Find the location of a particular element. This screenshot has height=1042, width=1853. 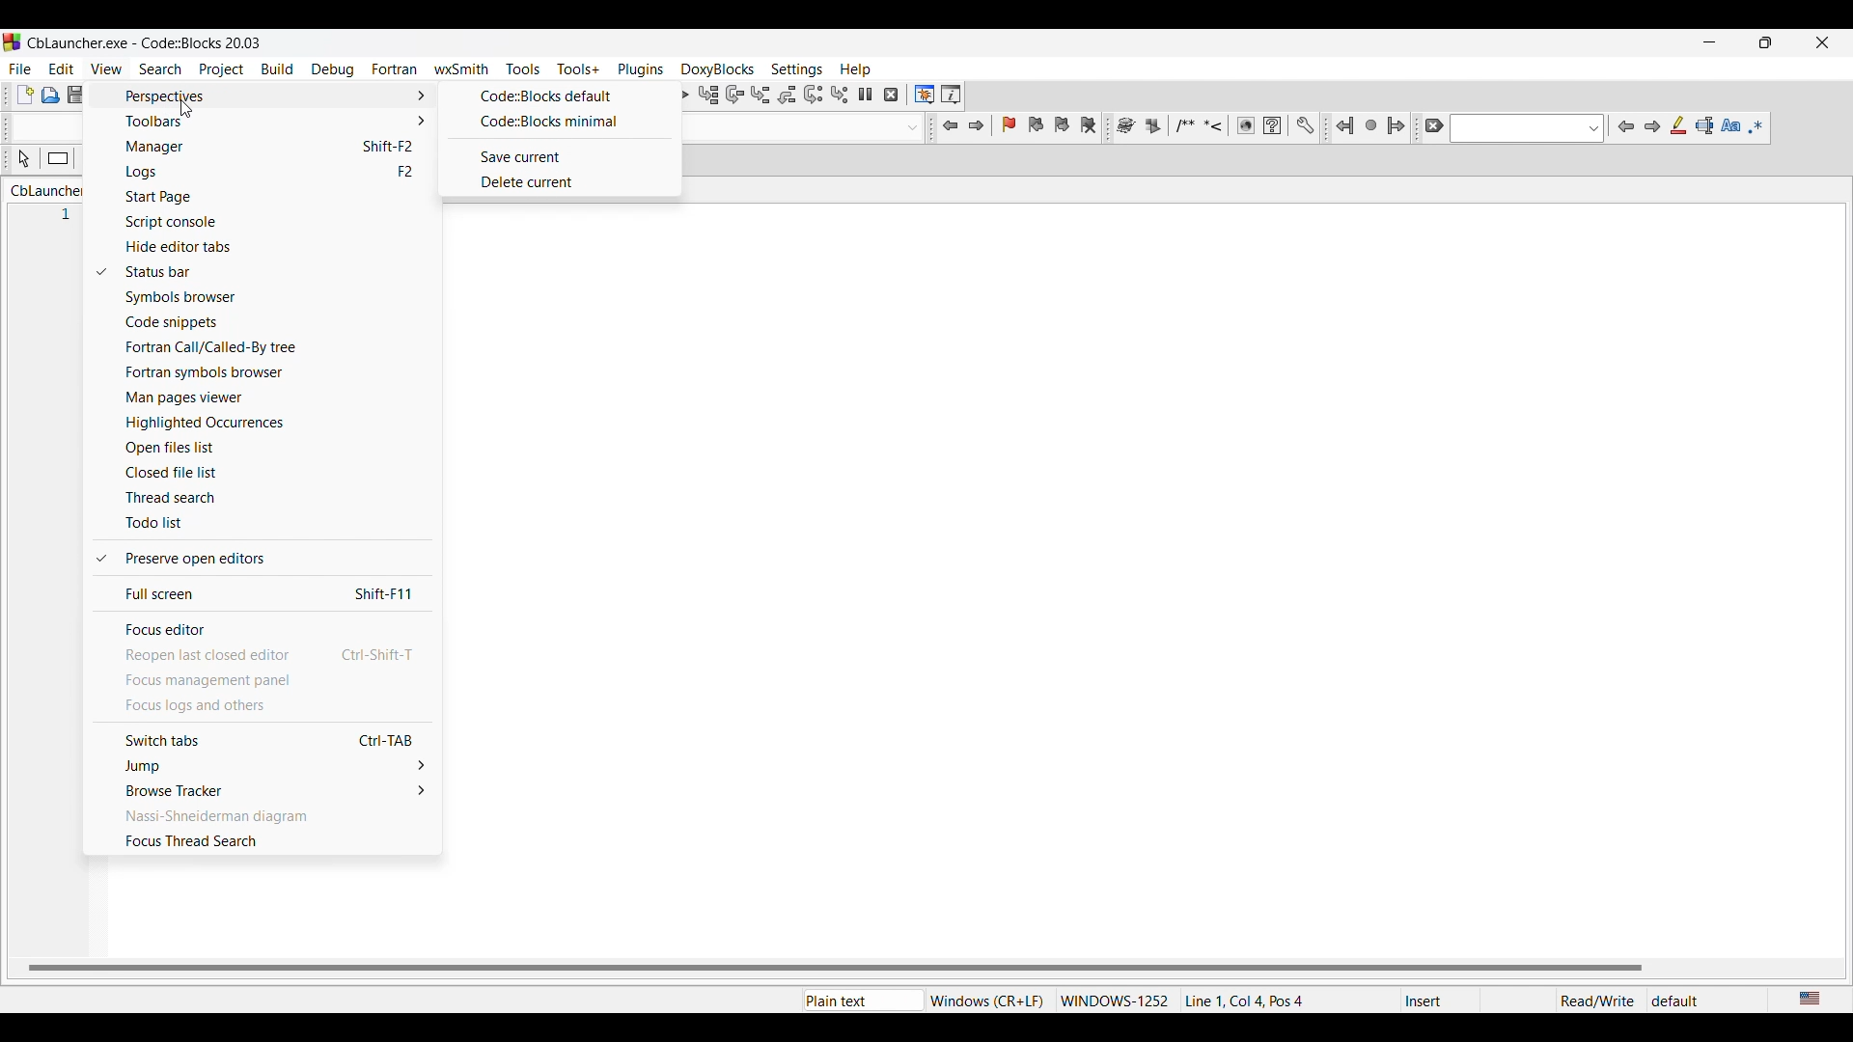

Hide editor tabs is located at coordinates (280, 248).